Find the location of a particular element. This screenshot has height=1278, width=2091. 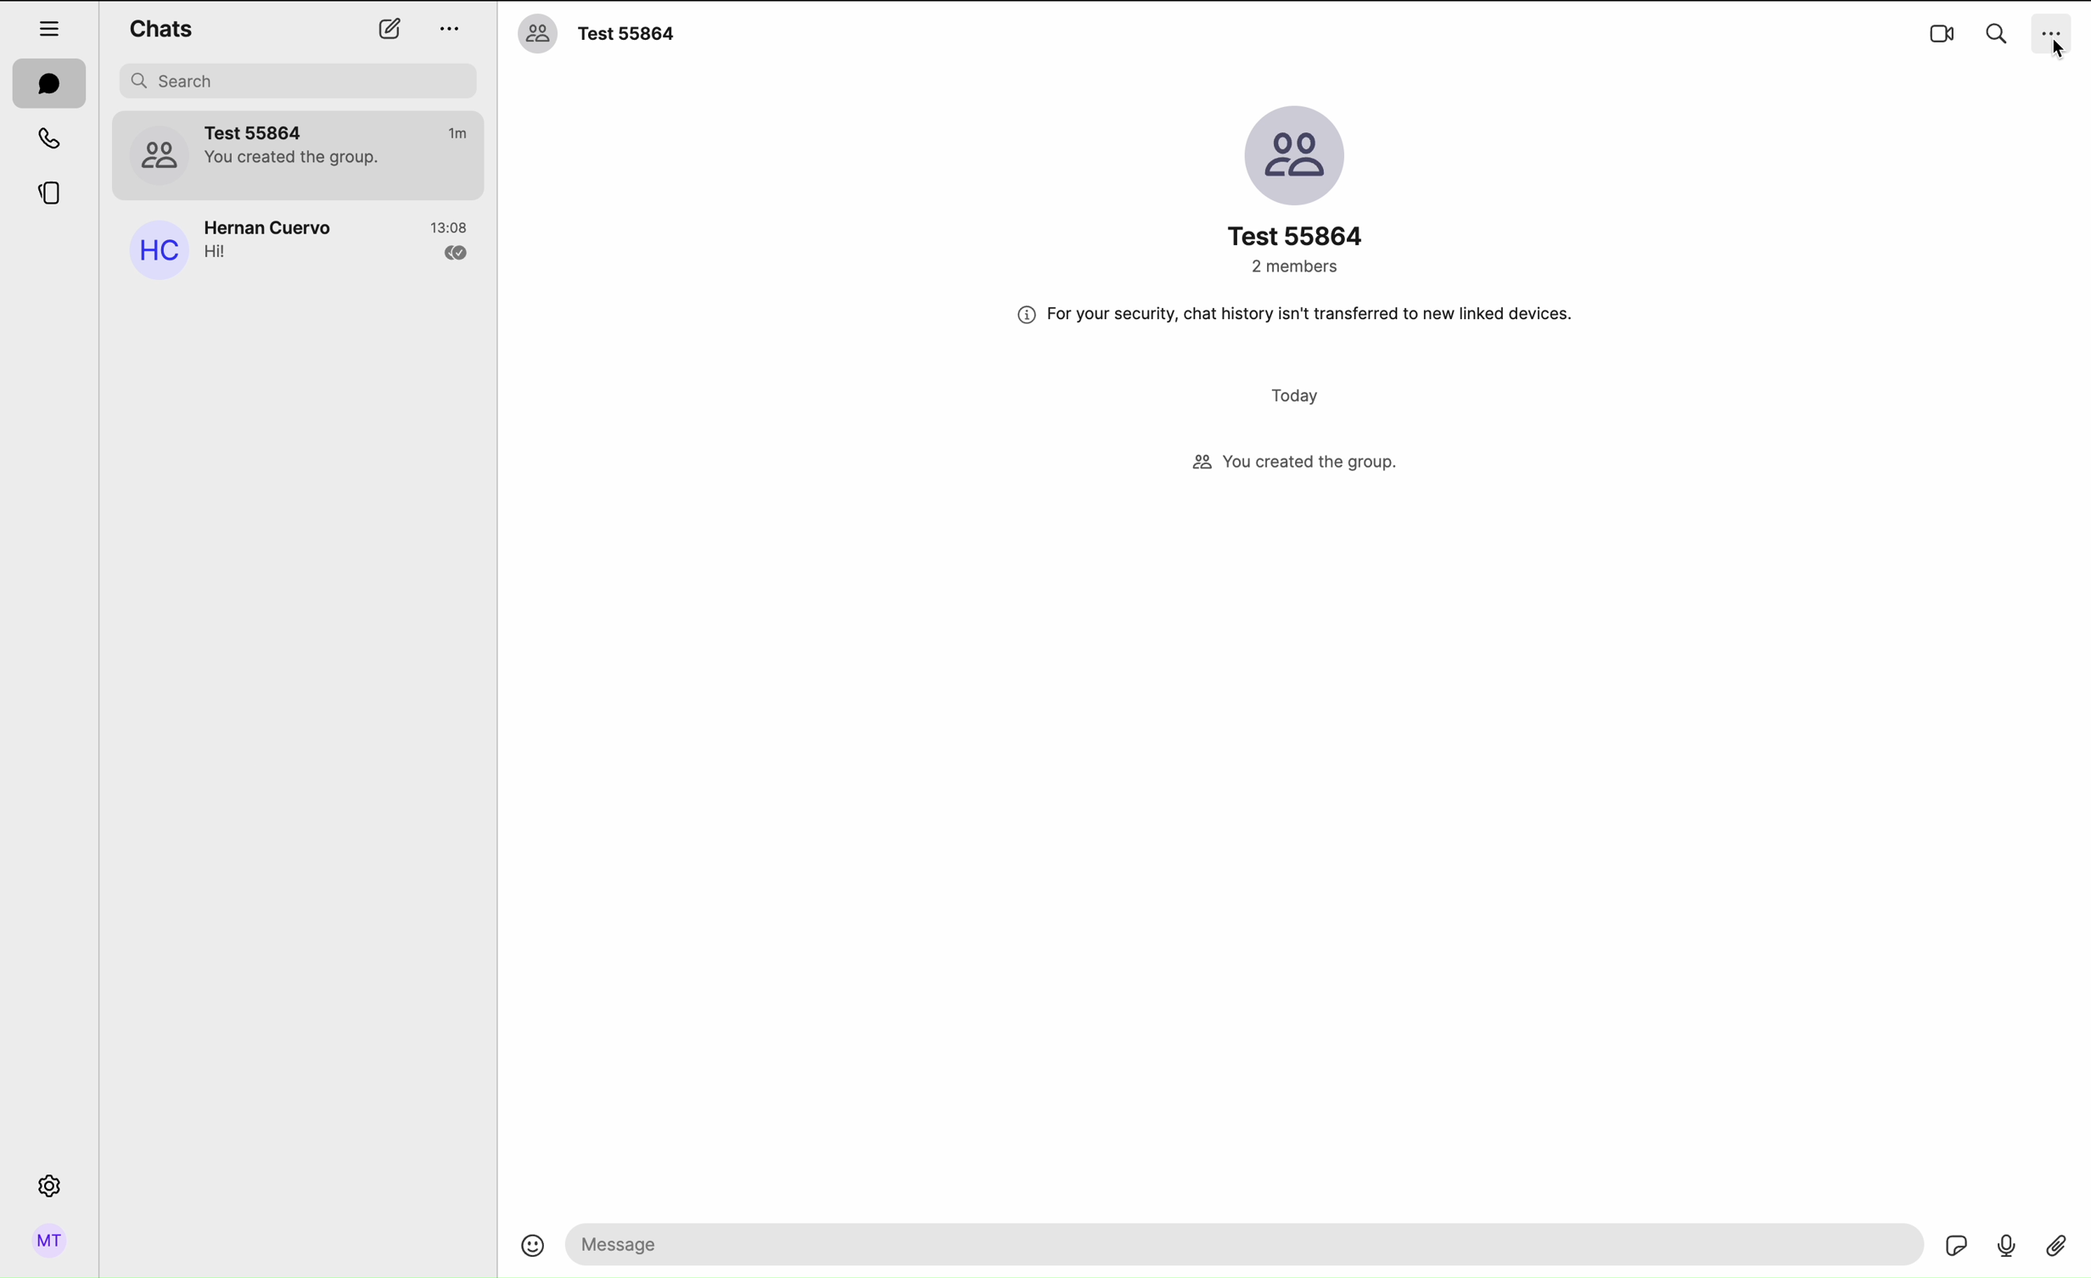

safety message is located at coordinates (1298, 313).